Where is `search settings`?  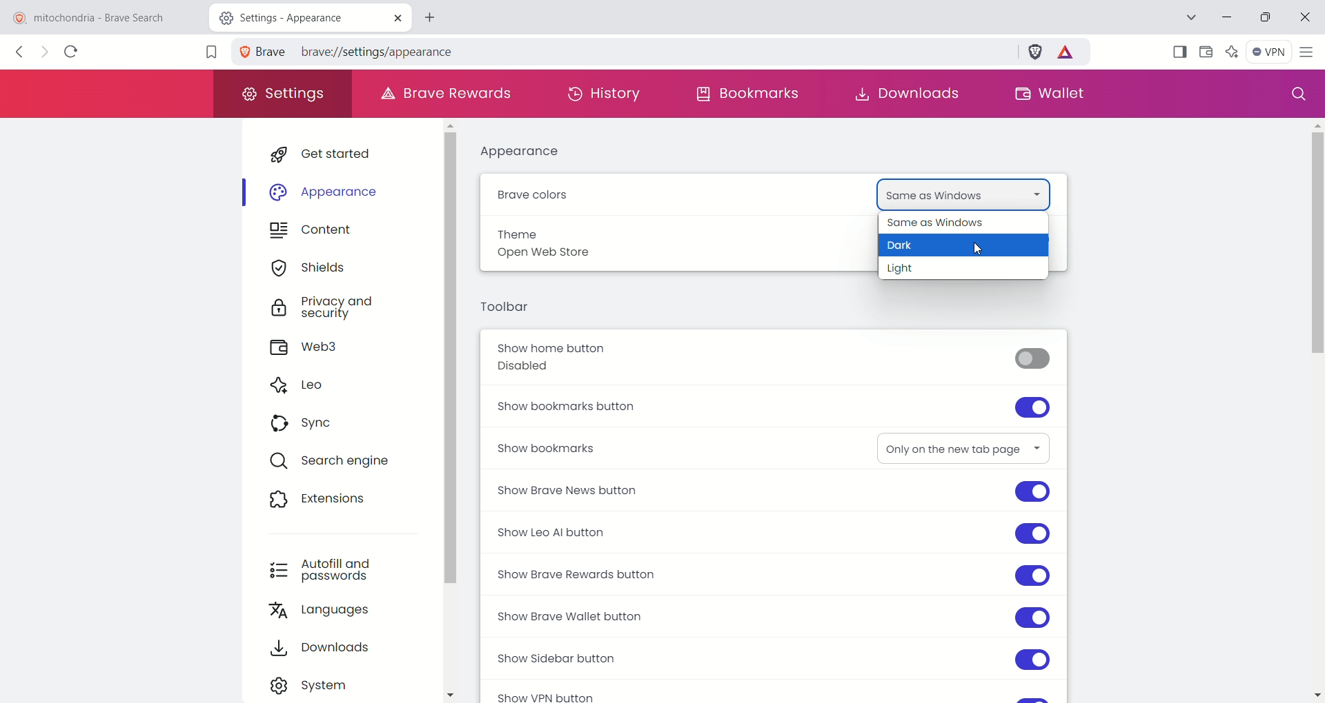 search settings is located at coordinates (1294, 94).